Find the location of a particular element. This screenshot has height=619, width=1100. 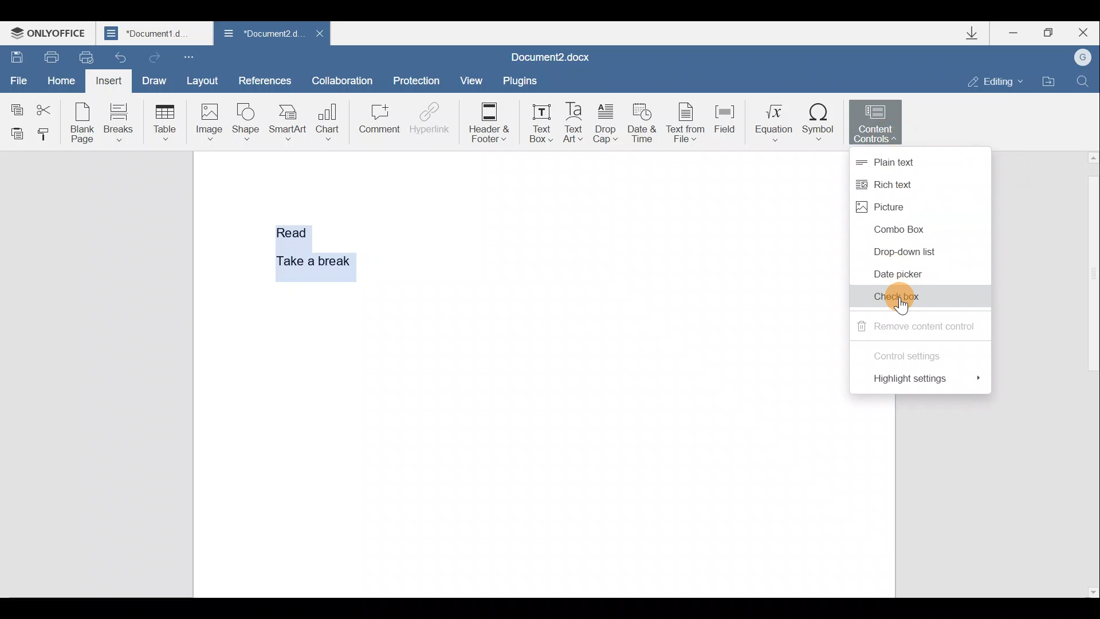

Cursor on Checkbox is located at coordinates (903, 306).